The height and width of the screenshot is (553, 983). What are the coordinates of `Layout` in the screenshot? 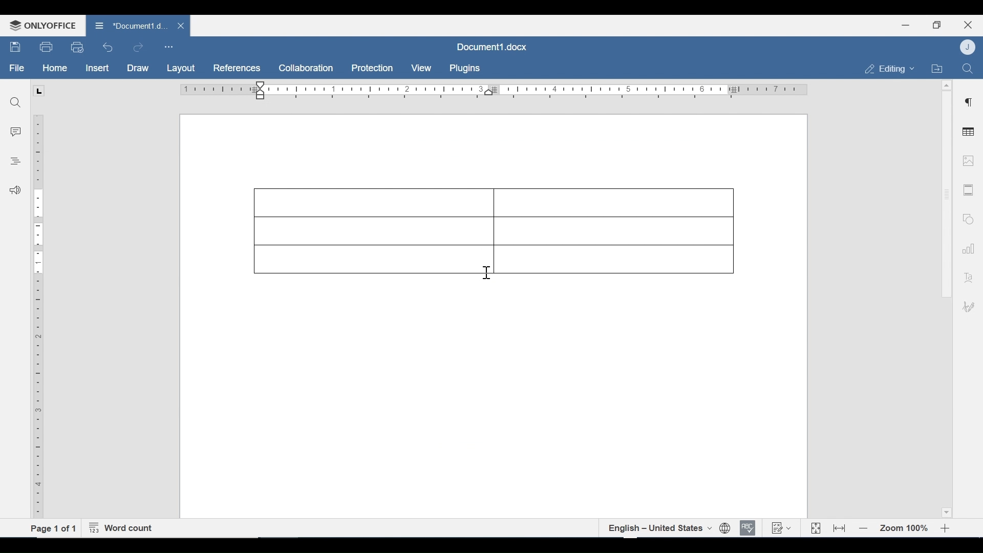 It's located at (181, 69).